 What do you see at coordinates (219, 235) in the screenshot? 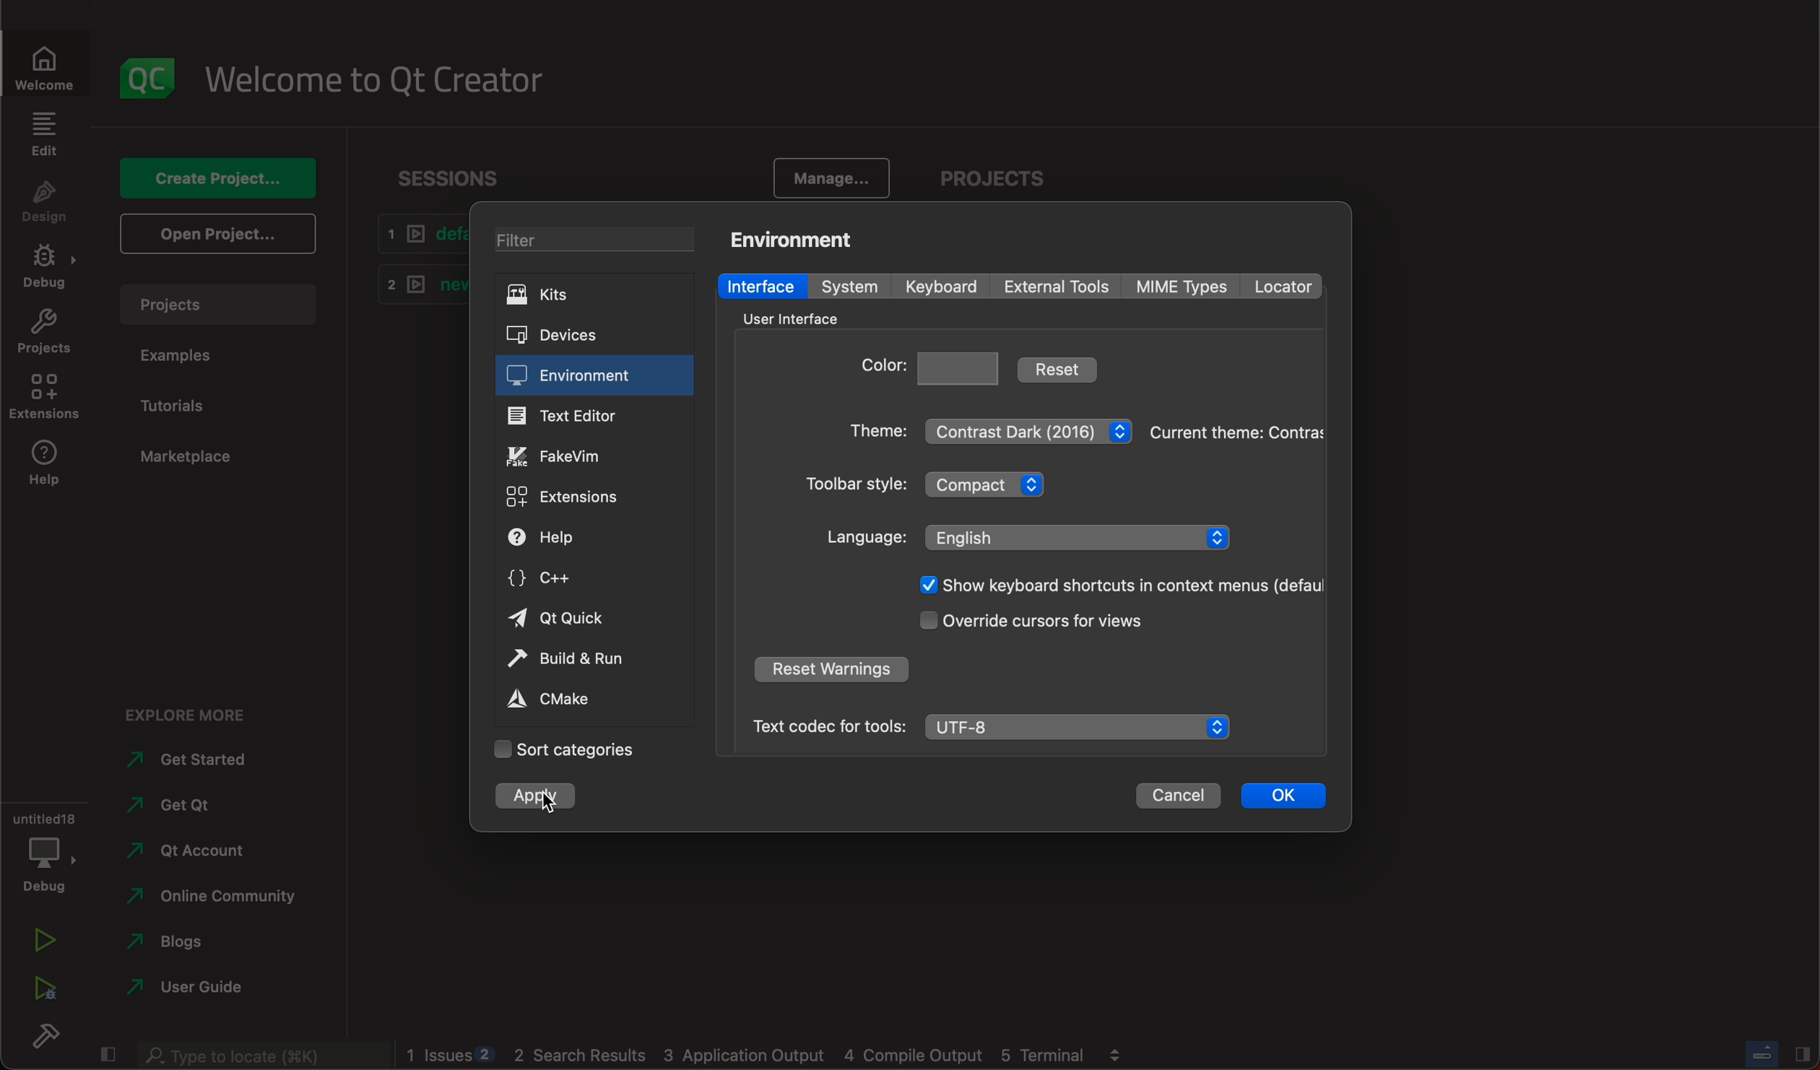
I see `open` at bounding box center [219, 235].